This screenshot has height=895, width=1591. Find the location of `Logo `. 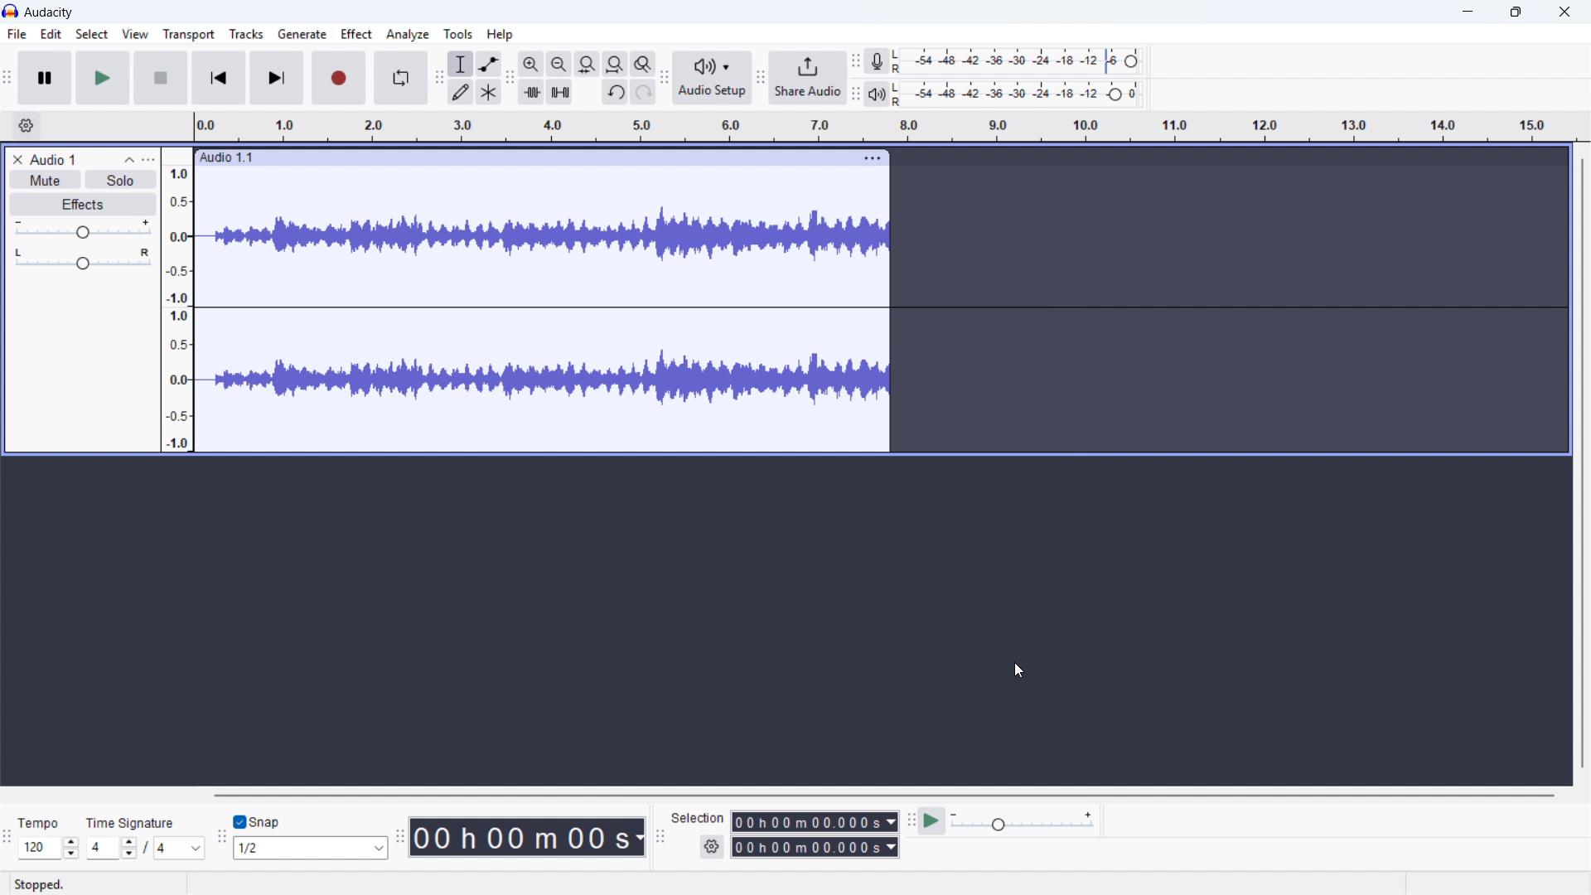

Logo  is located at coordinates (11, 11).